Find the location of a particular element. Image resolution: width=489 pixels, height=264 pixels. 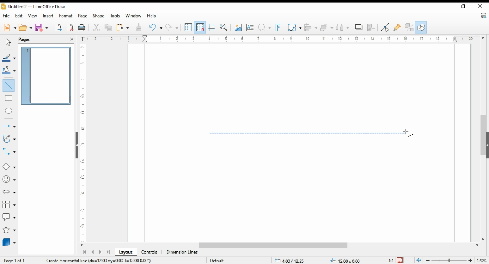

crop is located at coordinates (372, 27).